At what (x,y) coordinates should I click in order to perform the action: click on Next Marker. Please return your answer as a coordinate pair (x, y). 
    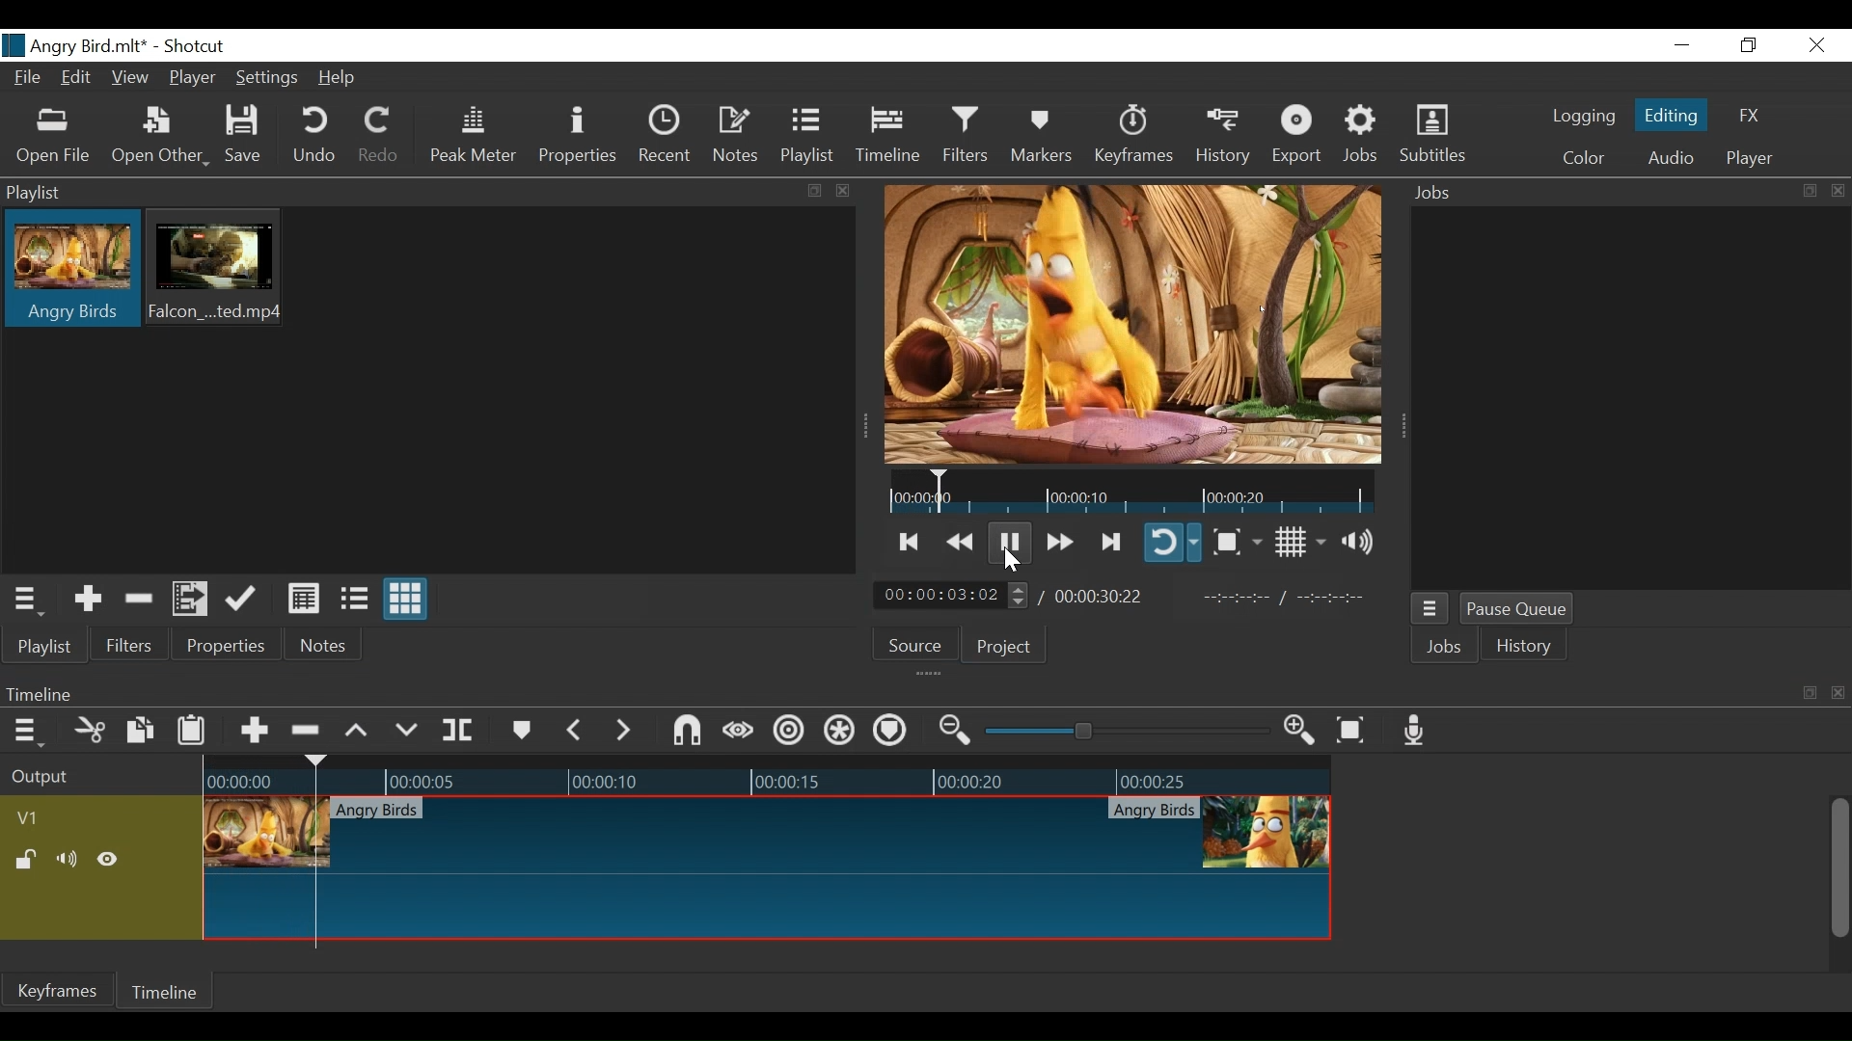
    Looking at the image, I should click on (623, 730).